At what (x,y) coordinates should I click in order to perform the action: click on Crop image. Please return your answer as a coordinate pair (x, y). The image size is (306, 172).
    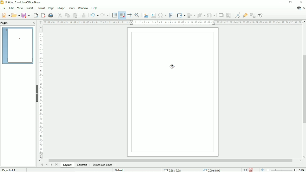
    Looking at the image, I should click on (229, 15).